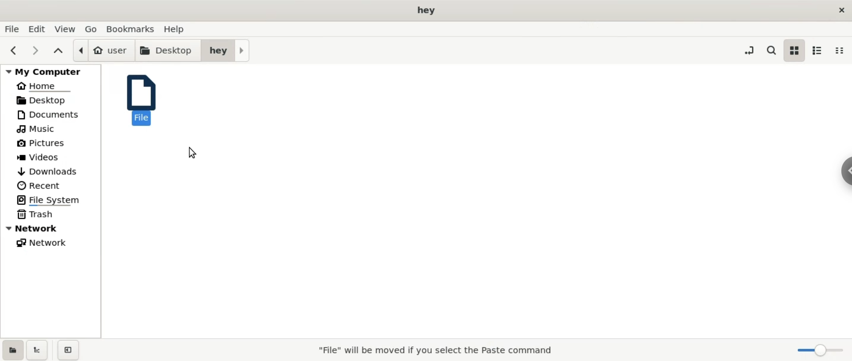  I want to click on close, so click(841, 9).